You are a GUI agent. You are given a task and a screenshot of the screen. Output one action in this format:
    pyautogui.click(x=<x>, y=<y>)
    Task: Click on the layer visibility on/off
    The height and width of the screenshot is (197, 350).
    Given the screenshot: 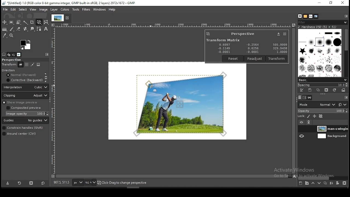 What is the action you would take?
    pyautogui.click(x=302, y=129)
    